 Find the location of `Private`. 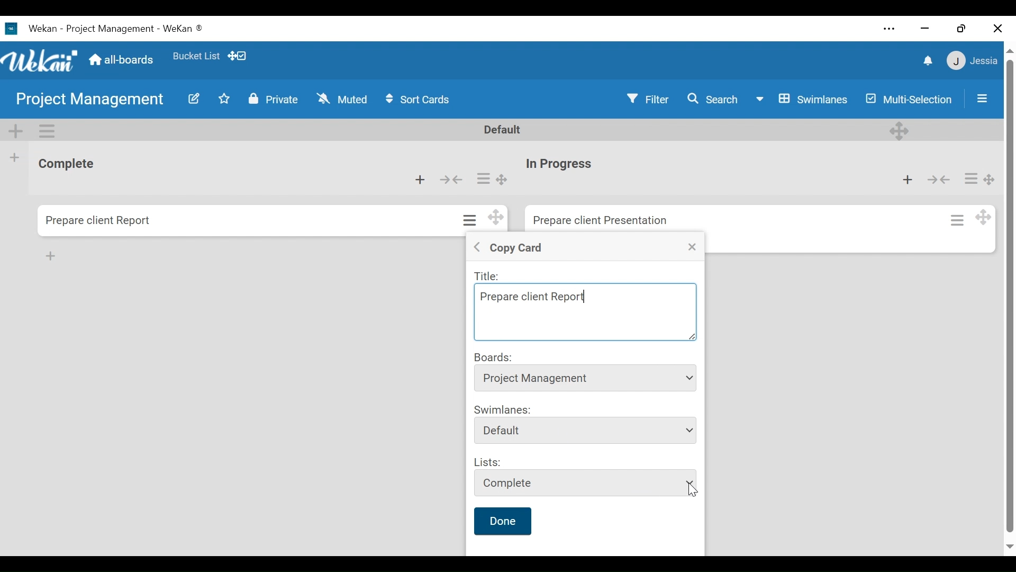

Private is located at coordinates (275, 100).